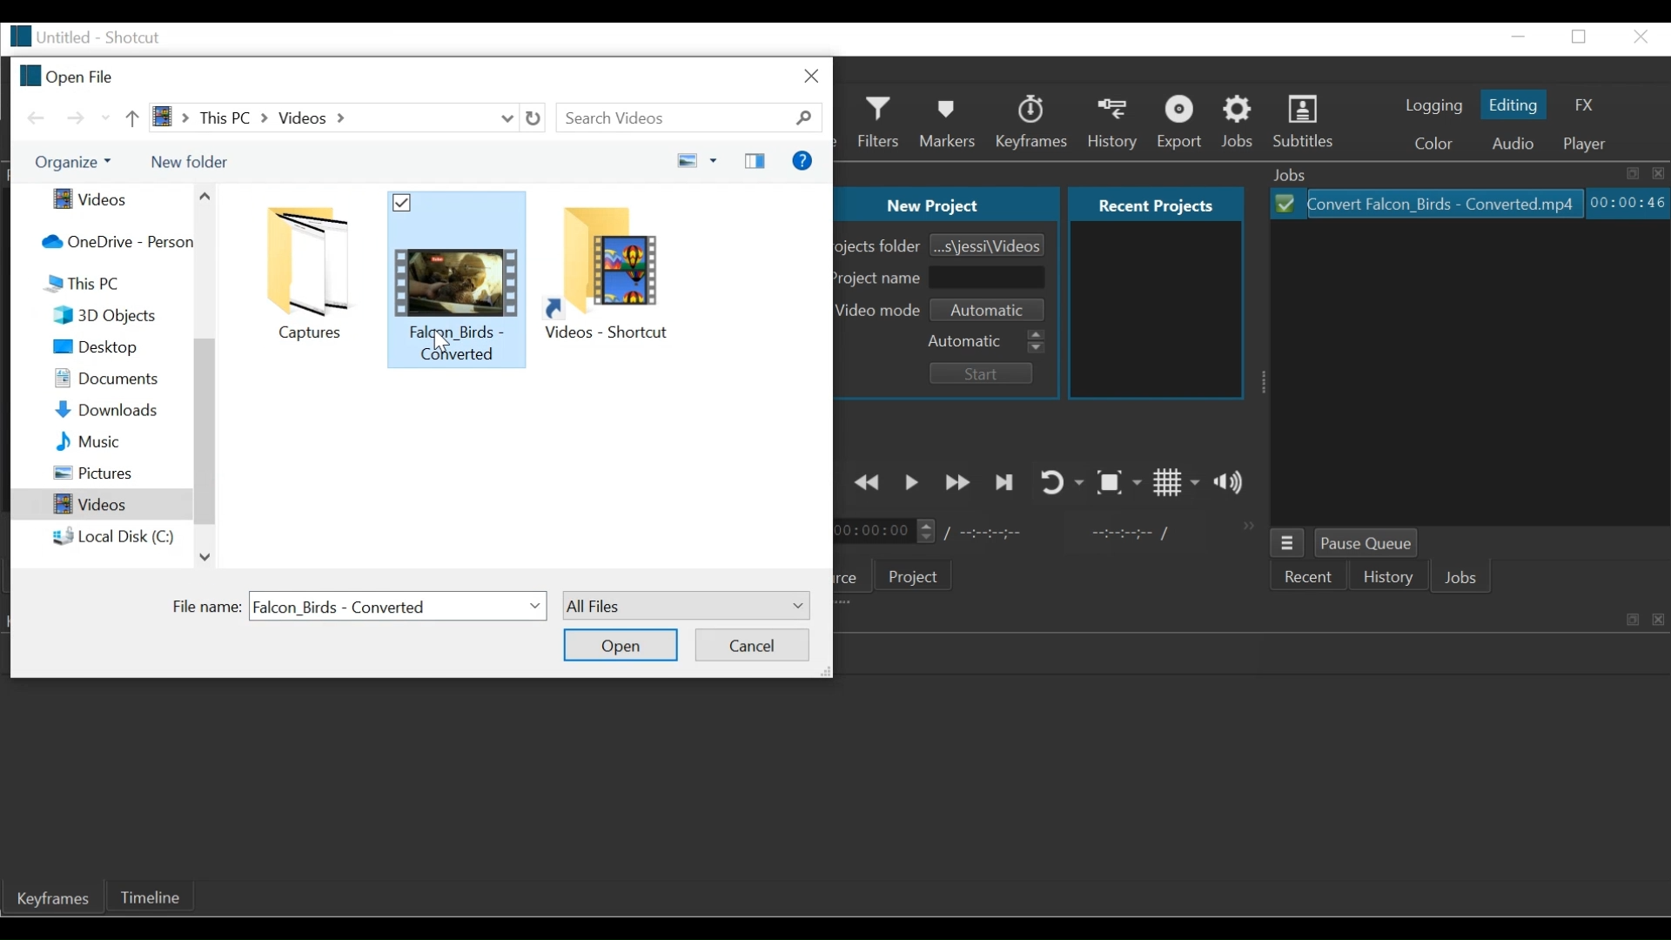 The image size is (1671, 940). Describe the element at coordinates (1627, 202) in the screenshot. I see `Elapsed: Hours: Minutes: Seconds` at that location.